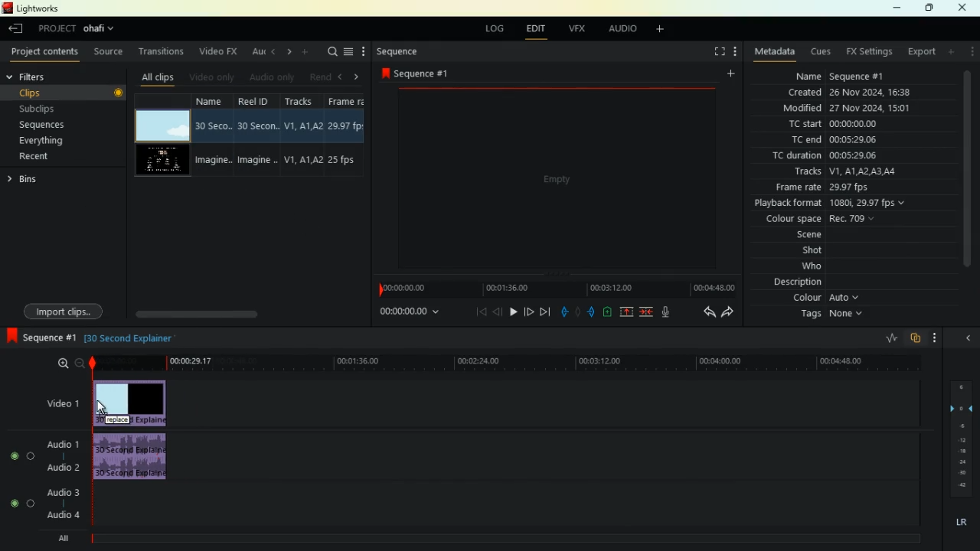 This screenshot has width=980, height=551. I want to click on close, so click(964, 8).